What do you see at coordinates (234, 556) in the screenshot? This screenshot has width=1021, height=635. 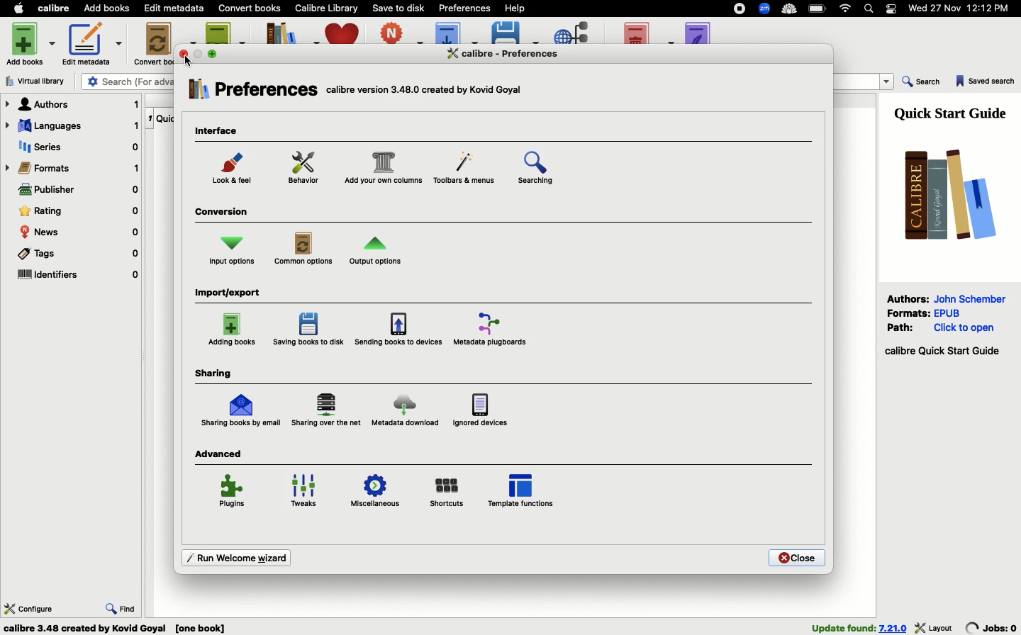 I see `Run welcome wizard` at bounding box center [234, 556].